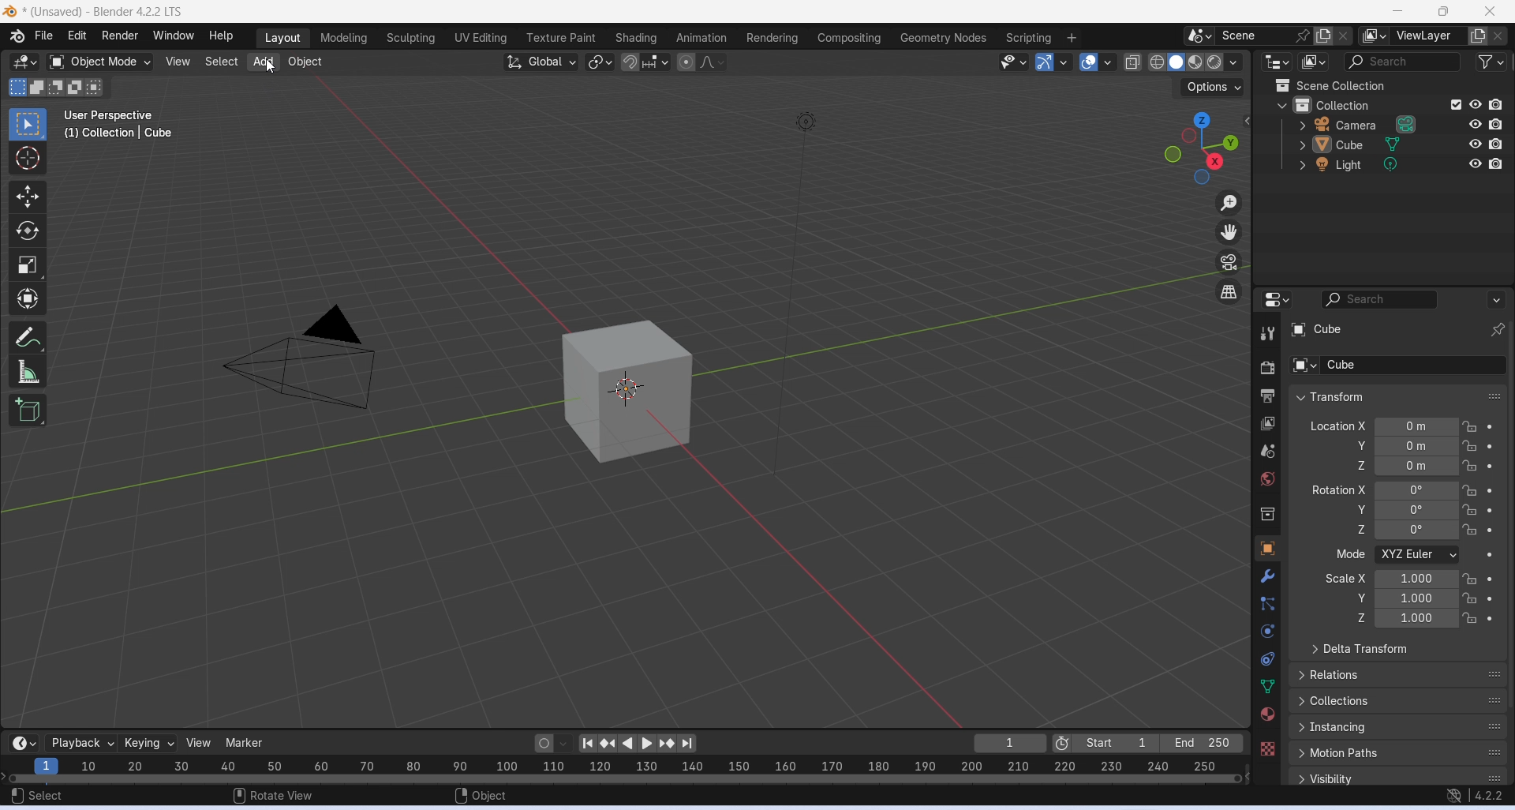  I want to click on 4.2.2, so click(1490, 795).